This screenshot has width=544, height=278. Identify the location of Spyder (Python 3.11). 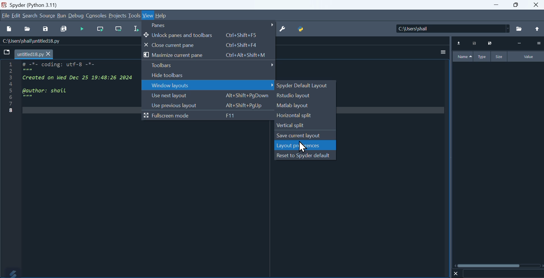
(38, 4).